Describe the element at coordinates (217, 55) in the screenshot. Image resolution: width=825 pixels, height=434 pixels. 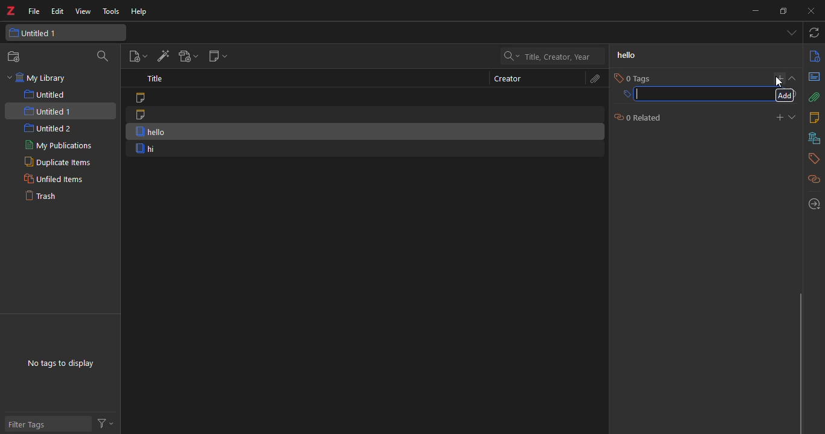
I see `new note` at that location.